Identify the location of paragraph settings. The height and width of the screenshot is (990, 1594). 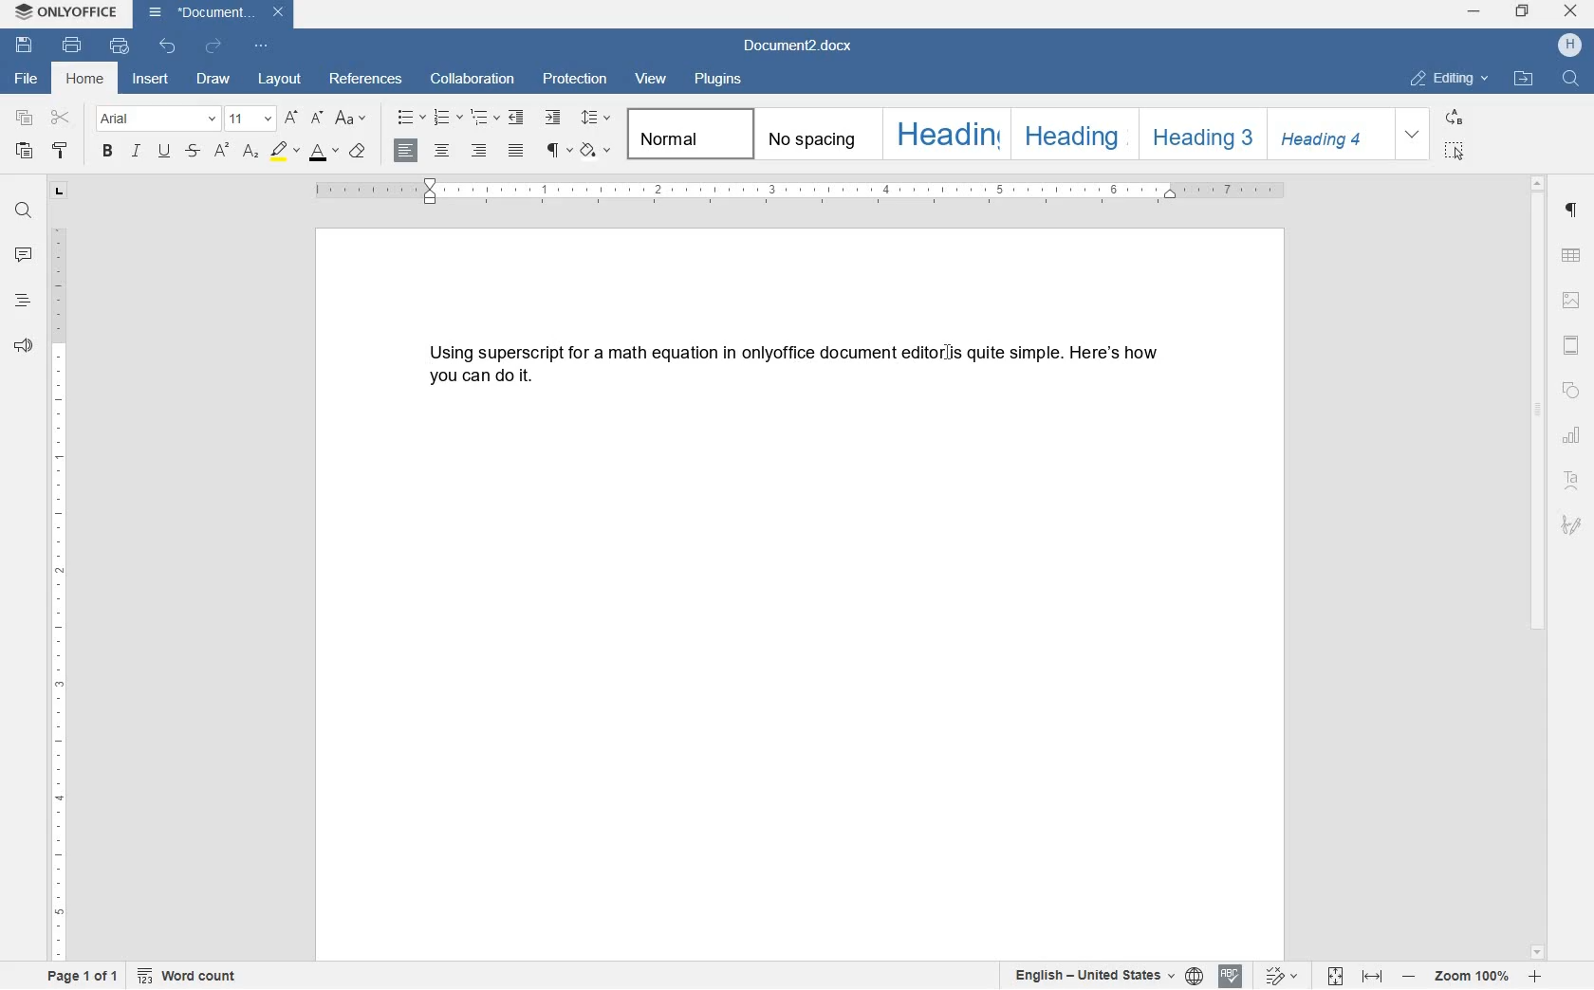
(1572, 211).